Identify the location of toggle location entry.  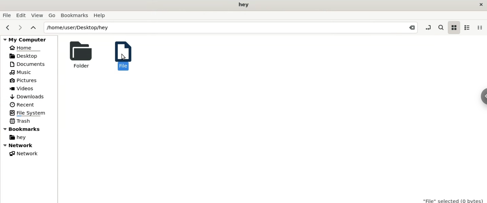
(429, 27).